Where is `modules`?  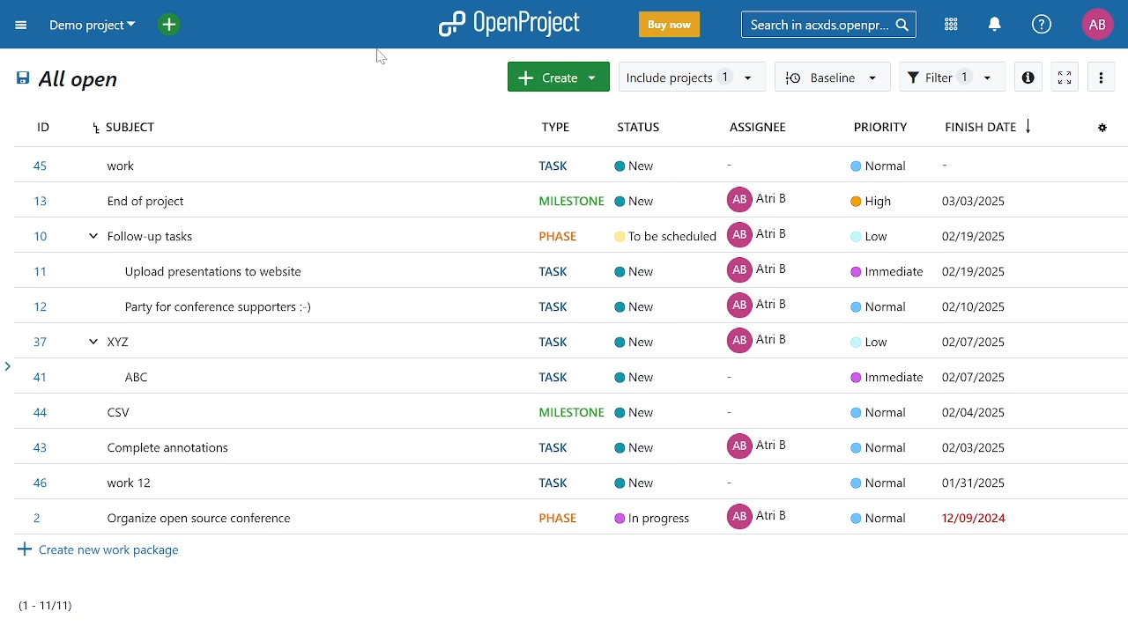 modules is located at coordinates (954, 26).